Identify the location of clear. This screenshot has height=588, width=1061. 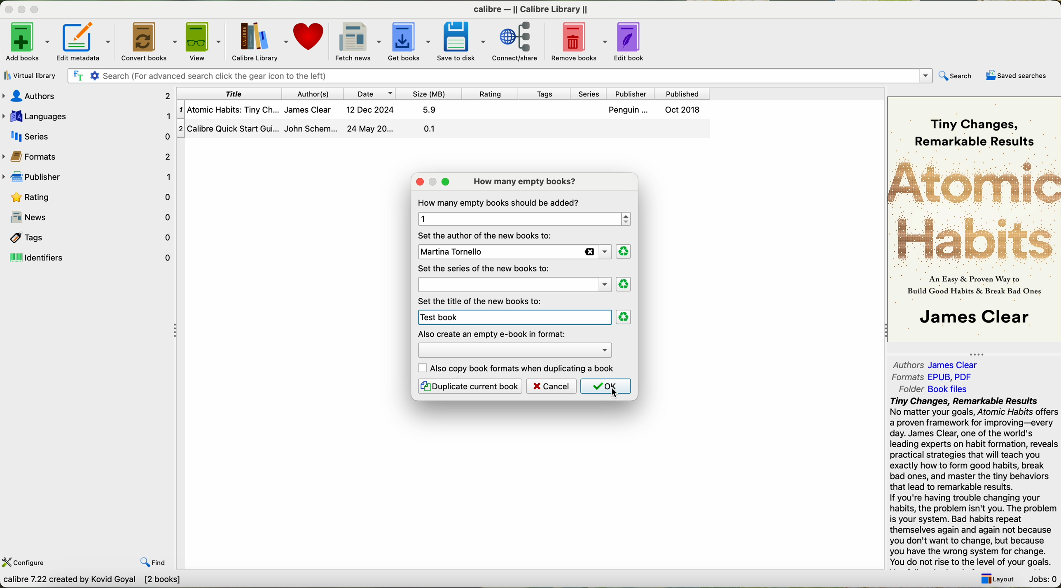
(624, 284).